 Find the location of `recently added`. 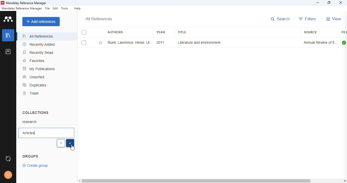

recently added is located at coordinates (39, 44).